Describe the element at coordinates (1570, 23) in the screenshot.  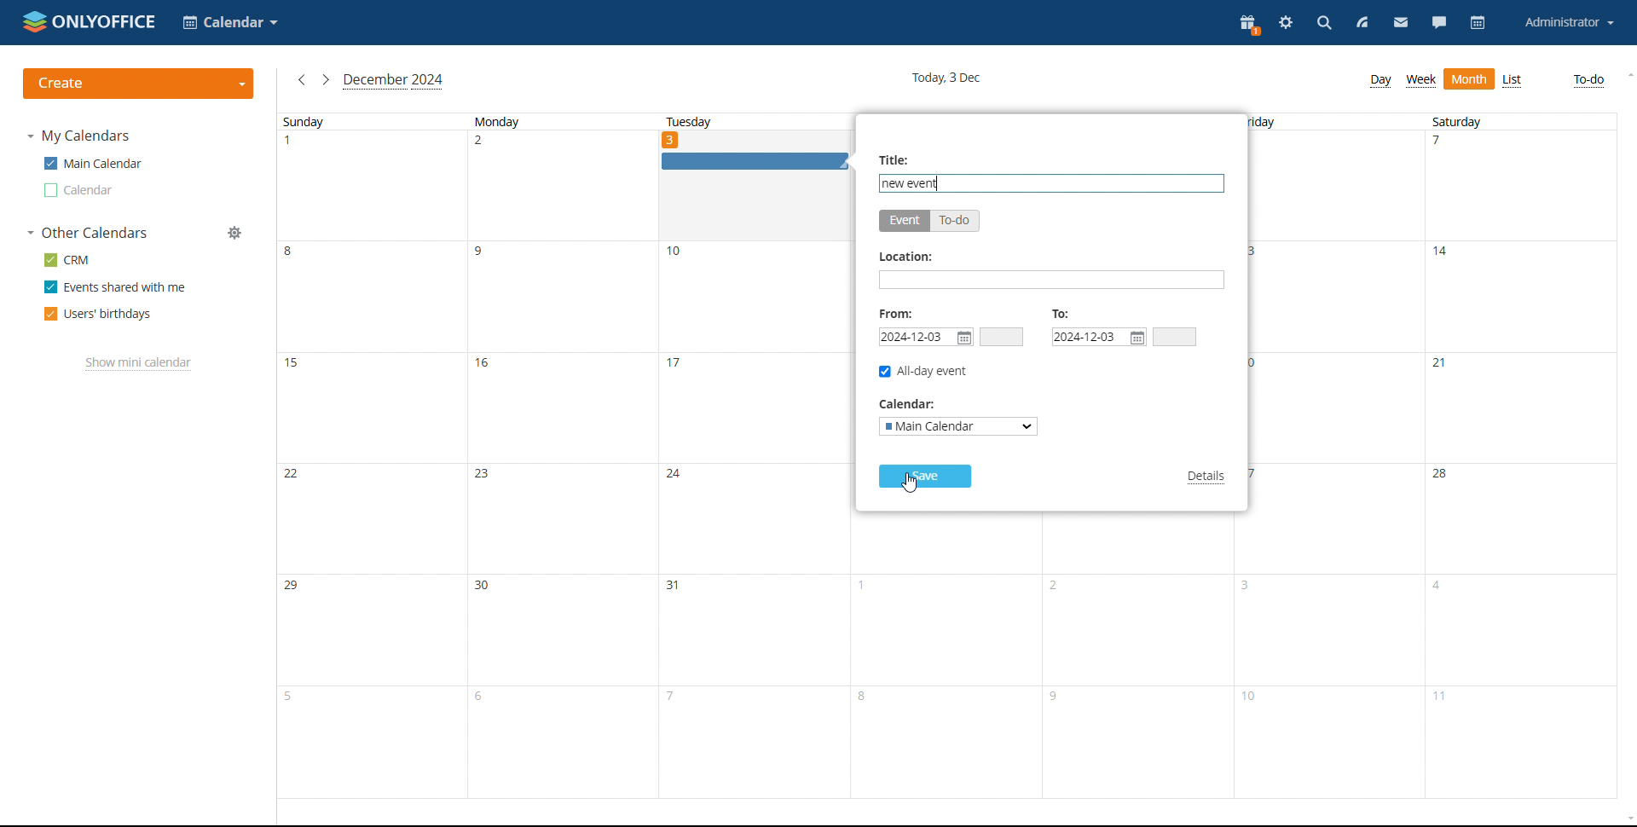
I see `account` at that location.